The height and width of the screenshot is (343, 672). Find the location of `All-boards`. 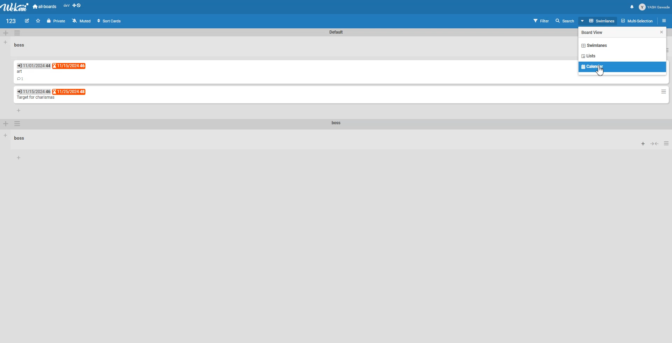

All-boards is located at coordinates (45, 6).